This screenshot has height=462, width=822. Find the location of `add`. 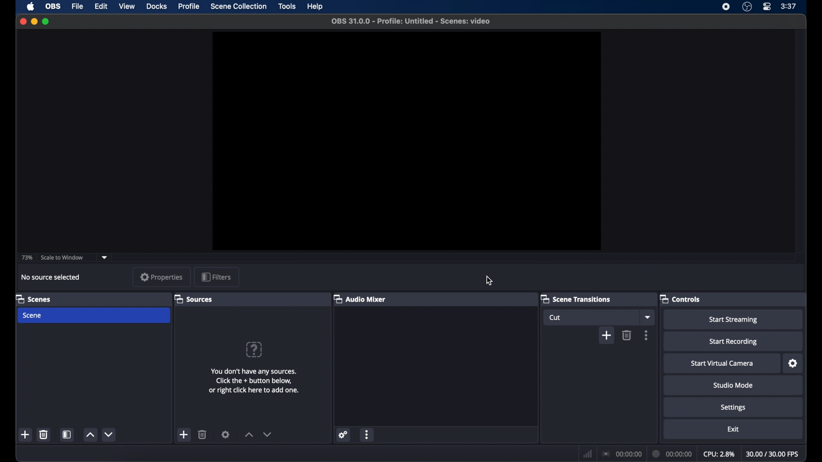

add is located at coordinates (184, 435).